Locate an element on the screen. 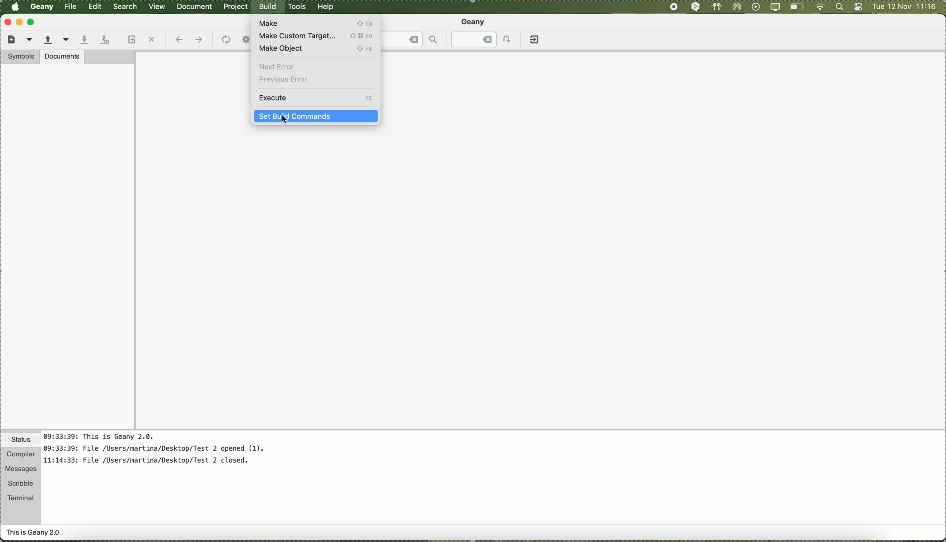 The image size is (946, 542). stop recording is located at coordinates (673, 7).